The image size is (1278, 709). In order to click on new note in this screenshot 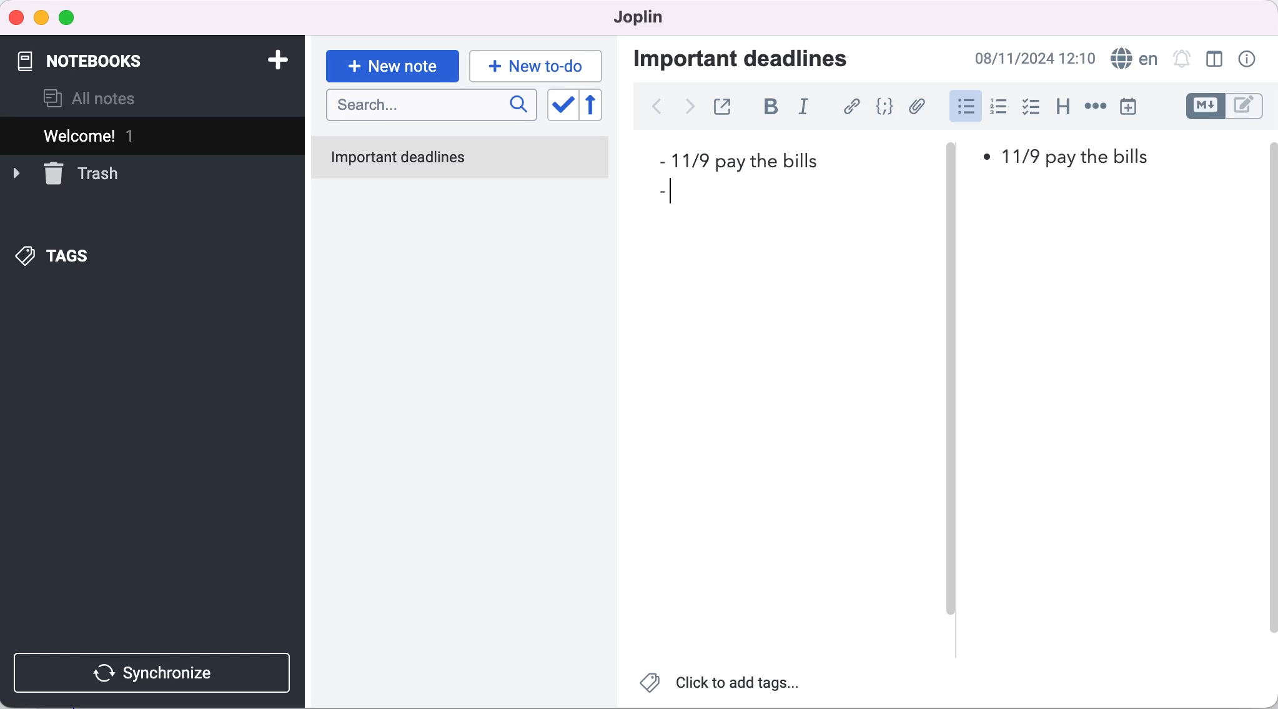, I will do `click(392, 62)`.